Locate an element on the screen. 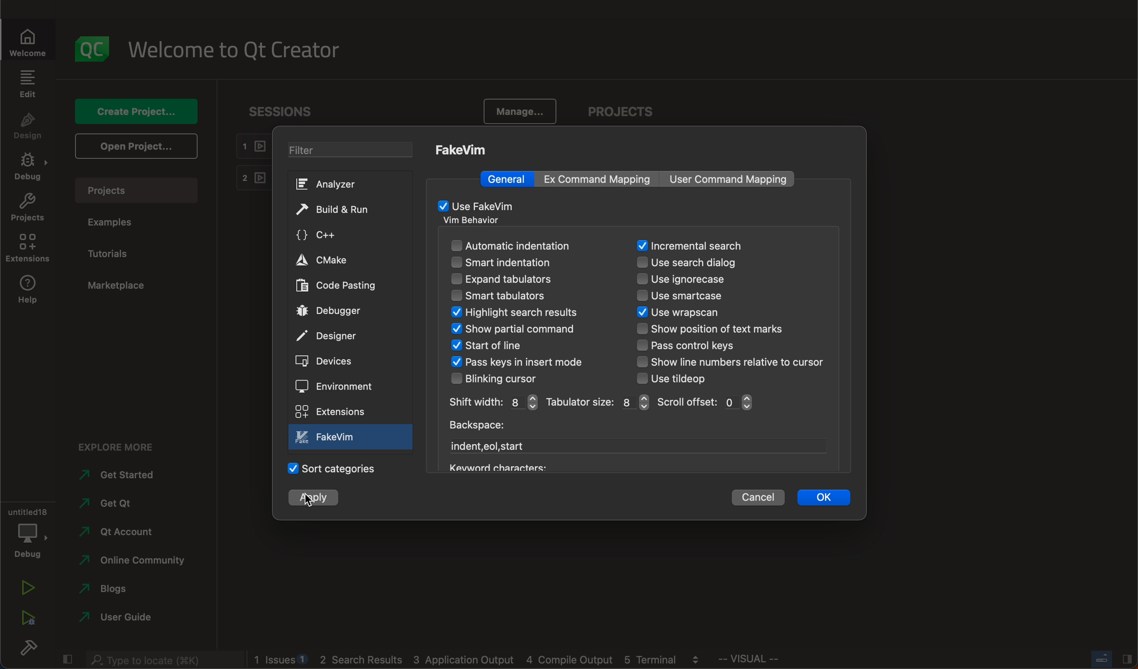 This screenshot has width=1138, height=669. extensions is located at coordinates (29, 247).